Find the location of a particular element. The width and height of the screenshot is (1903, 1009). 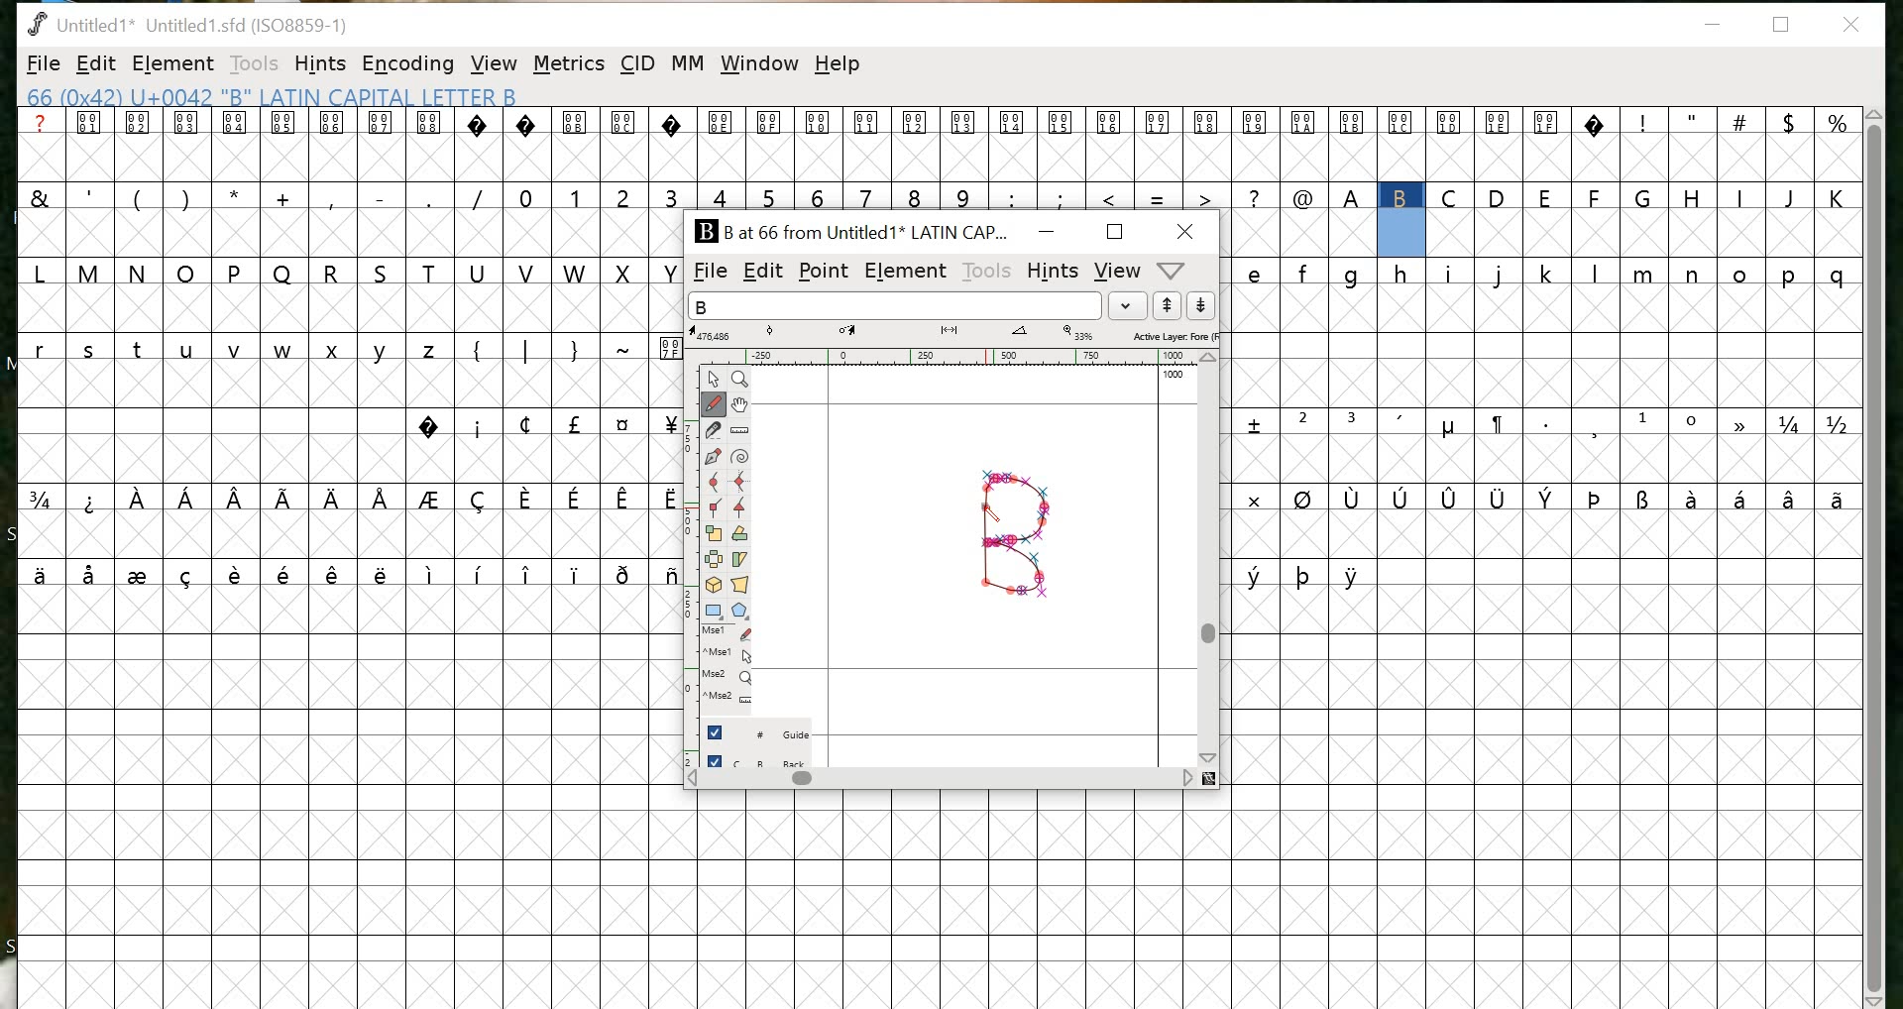

up is located at coordinates (1169, 306).